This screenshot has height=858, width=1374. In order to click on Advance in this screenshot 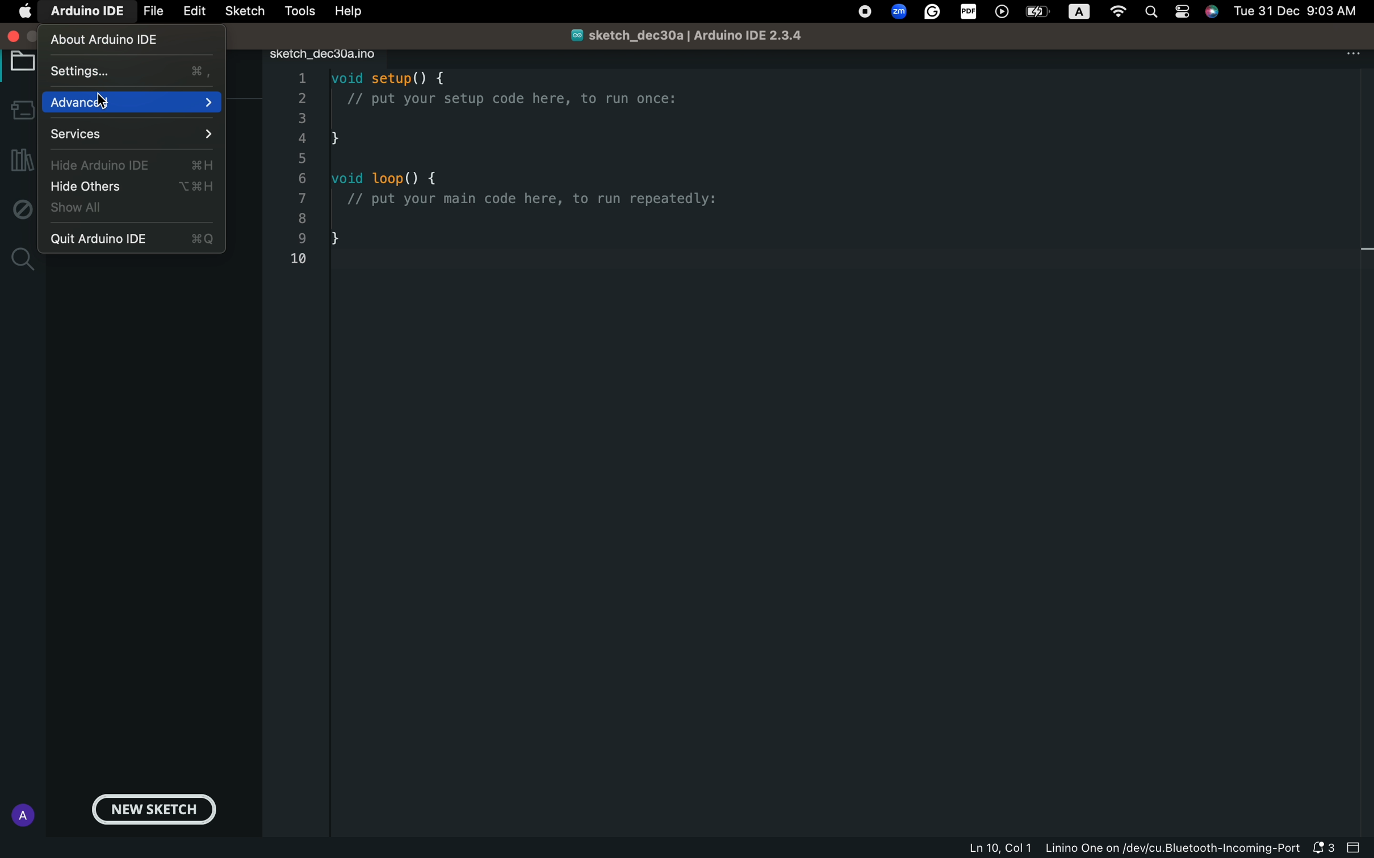, I will do `click(131, 104)`.